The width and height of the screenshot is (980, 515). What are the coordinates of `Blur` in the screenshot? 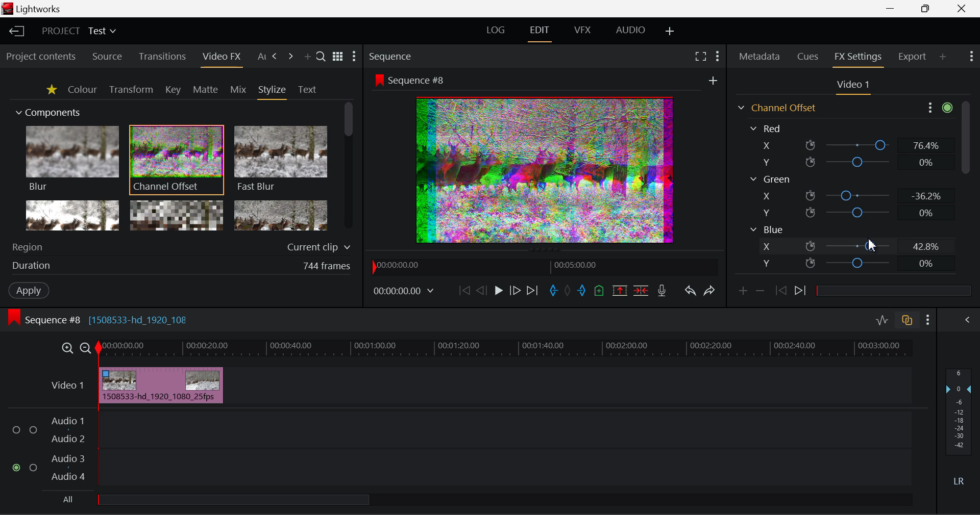 It's located at (71, 159).